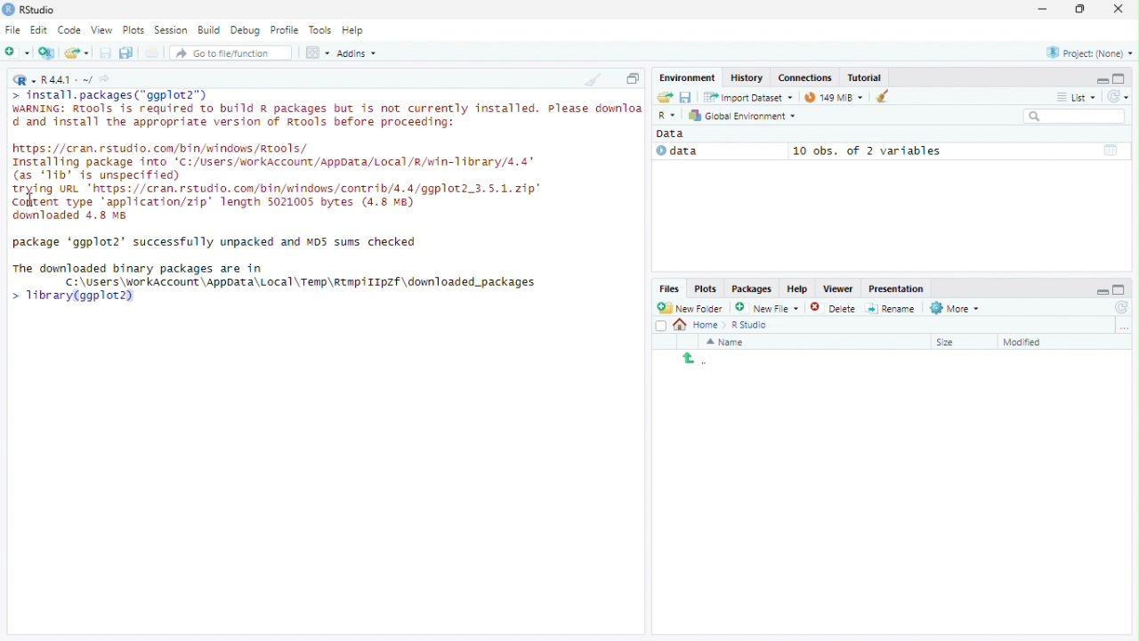 This screenshot has width=1139, height=641. Describe the element at coordinates (1118, 95) in the screenshot. I see `Refresh the list of objects` at that location.